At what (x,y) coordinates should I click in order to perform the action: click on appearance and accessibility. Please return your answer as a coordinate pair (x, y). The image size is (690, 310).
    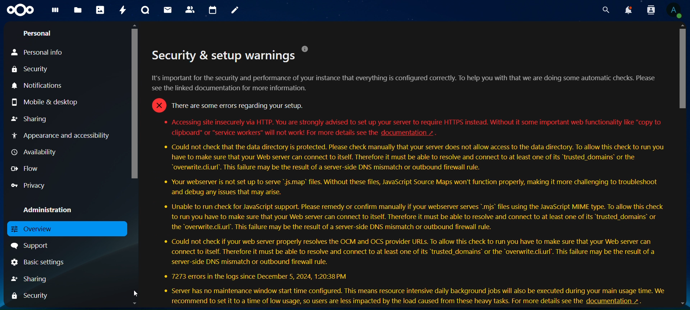
    Looking at the image, I should click on (63, 137).